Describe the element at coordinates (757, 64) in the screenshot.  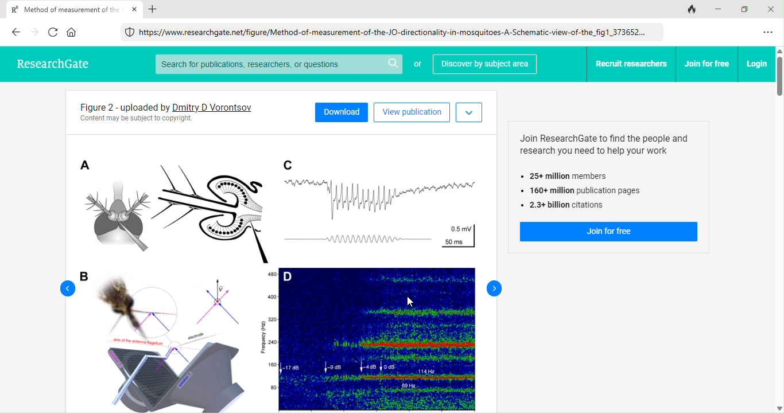
I see `log in` at that location.